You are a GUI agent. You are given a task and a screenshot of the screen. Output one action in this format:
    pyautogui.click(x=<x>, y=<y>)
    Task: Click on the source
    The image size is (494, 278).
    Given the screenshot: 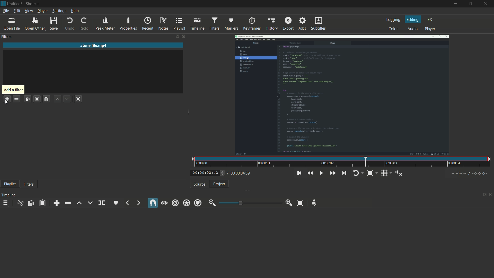 What is the action you would take?
    pyautogui.click(x=200, y=184)
    